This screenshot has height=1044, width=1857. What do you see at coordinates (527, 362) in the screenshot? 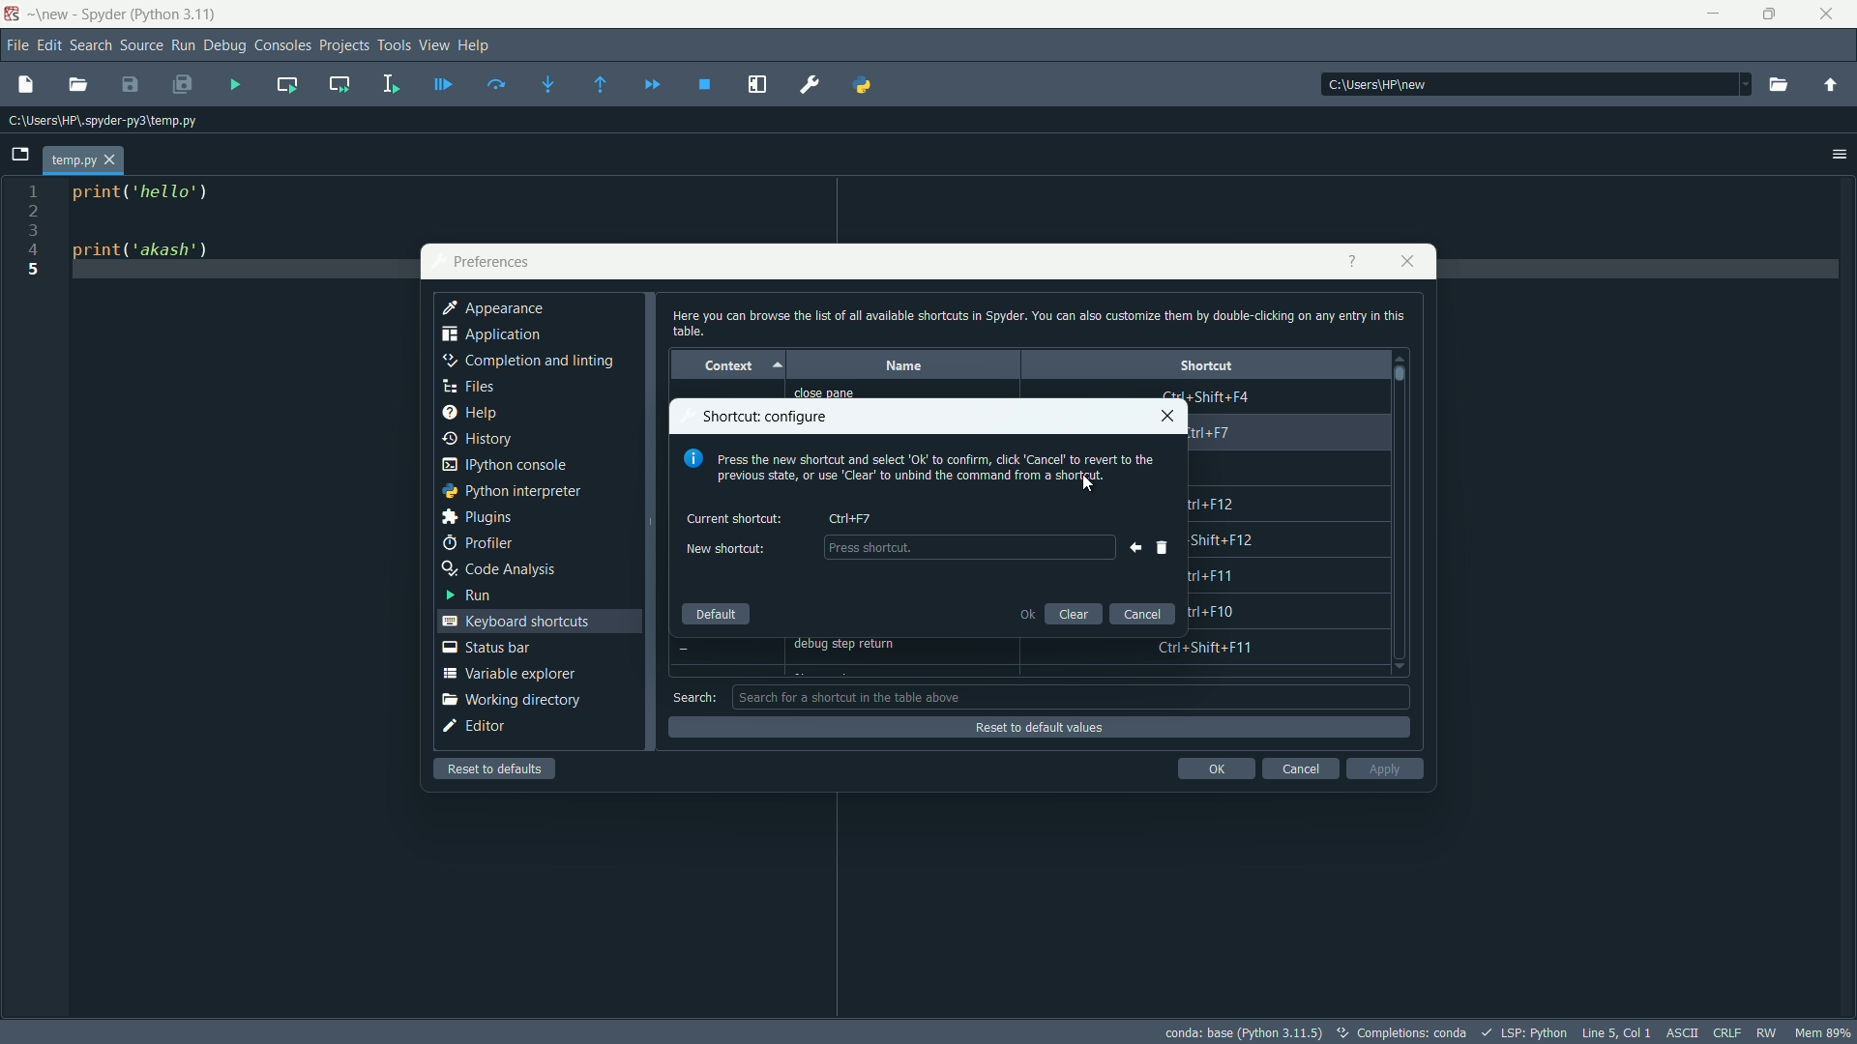
I see `` at bounding box center [527, 362].